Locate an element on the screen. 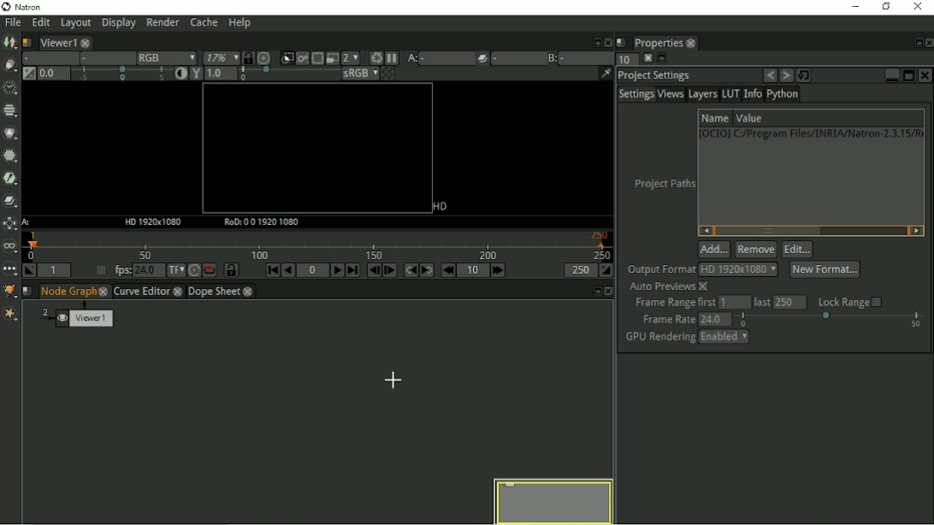 The width and height of the screenshot is (934, 525). Views is located at coordinates (11, 246).